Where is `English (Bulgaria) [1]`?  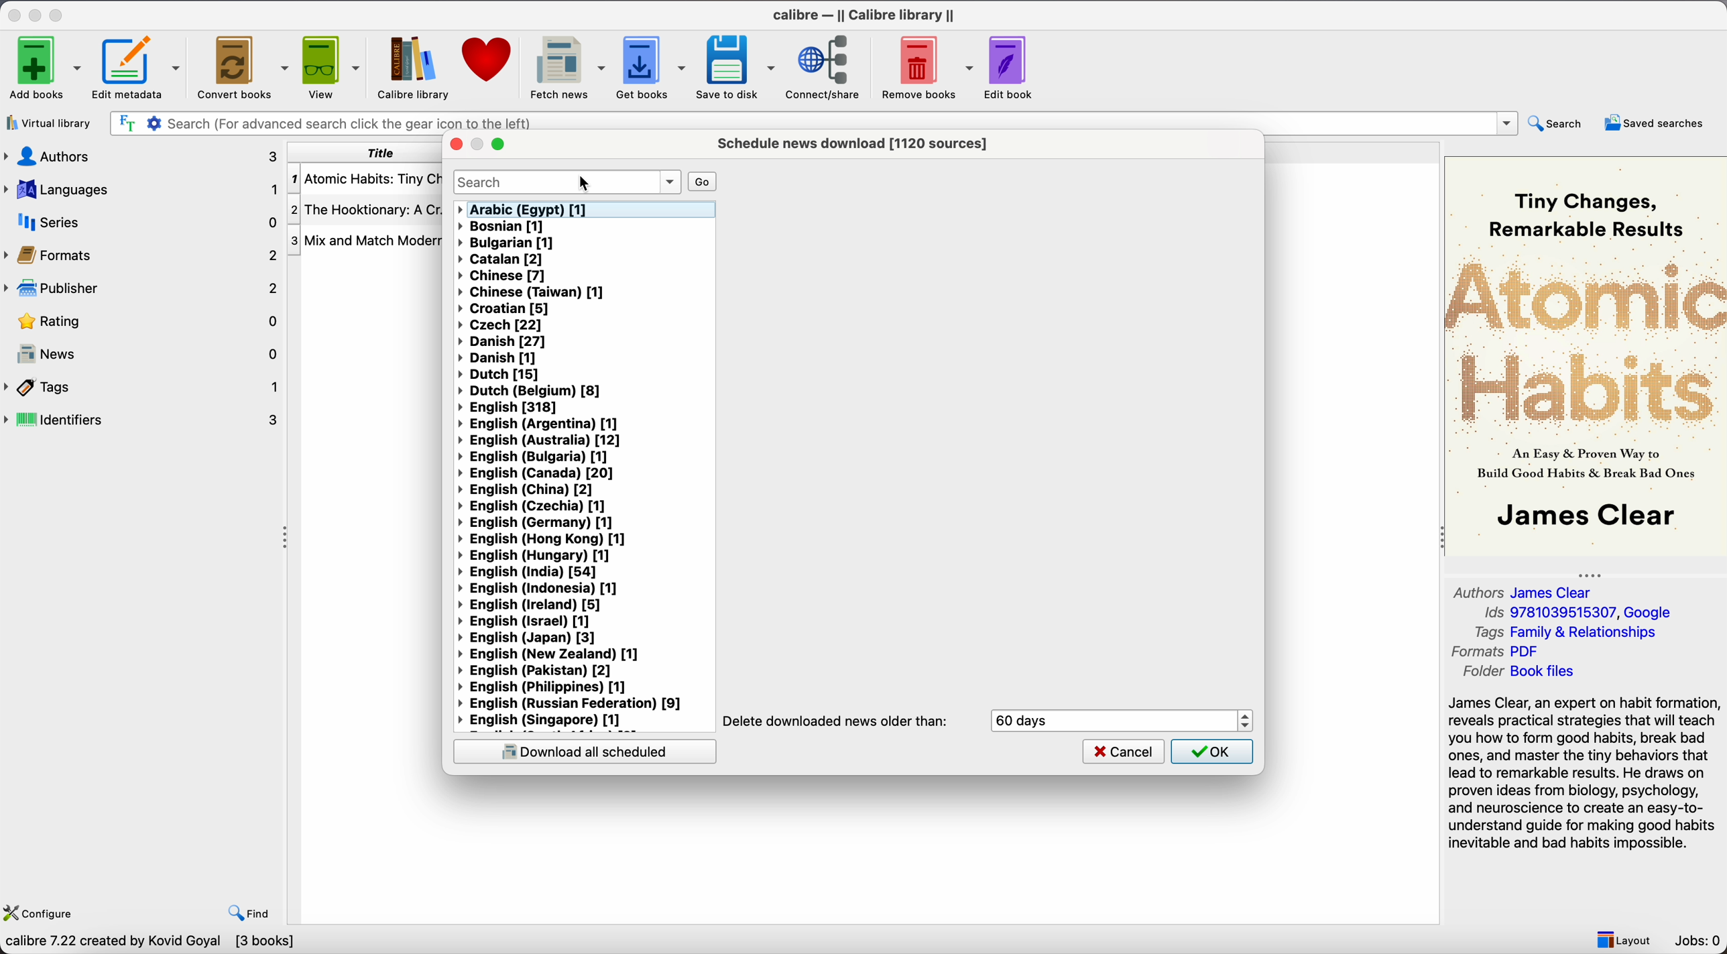
English (Bulgaria) [1] is located at coordinates (534, 456).